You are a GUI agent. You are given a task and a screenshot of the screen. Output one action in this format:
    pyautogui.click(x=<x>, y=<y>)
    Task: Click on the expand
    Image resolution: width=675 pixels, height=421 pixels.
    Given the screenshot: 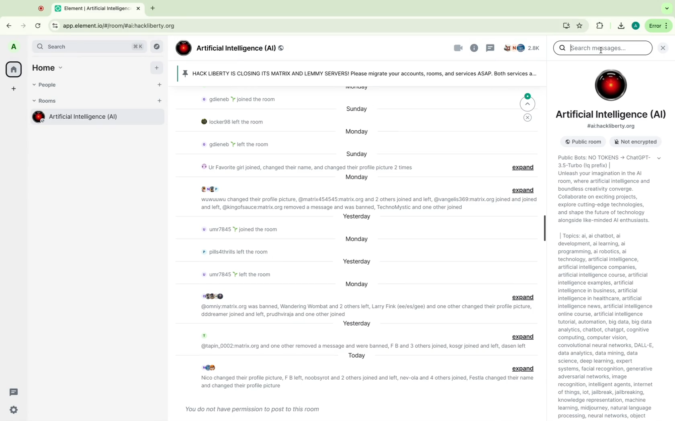 What is the action you would take?
    pyautogui.click(x=523, y=337)
    